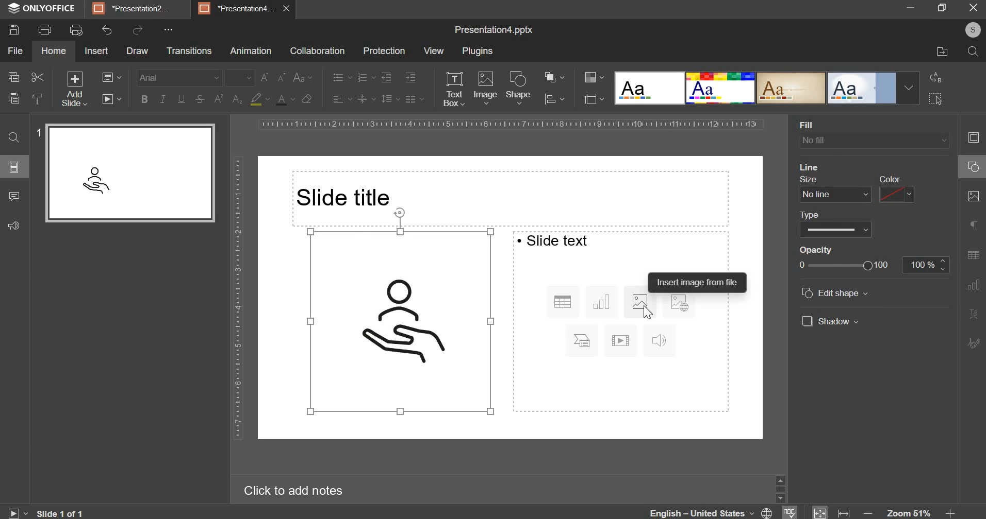 Image resolution: width=986 pixels, height=519 pixels. Describe the element at coordinates (494, 30) in the screenshot. I see `Presentation4.pptx` at that location.